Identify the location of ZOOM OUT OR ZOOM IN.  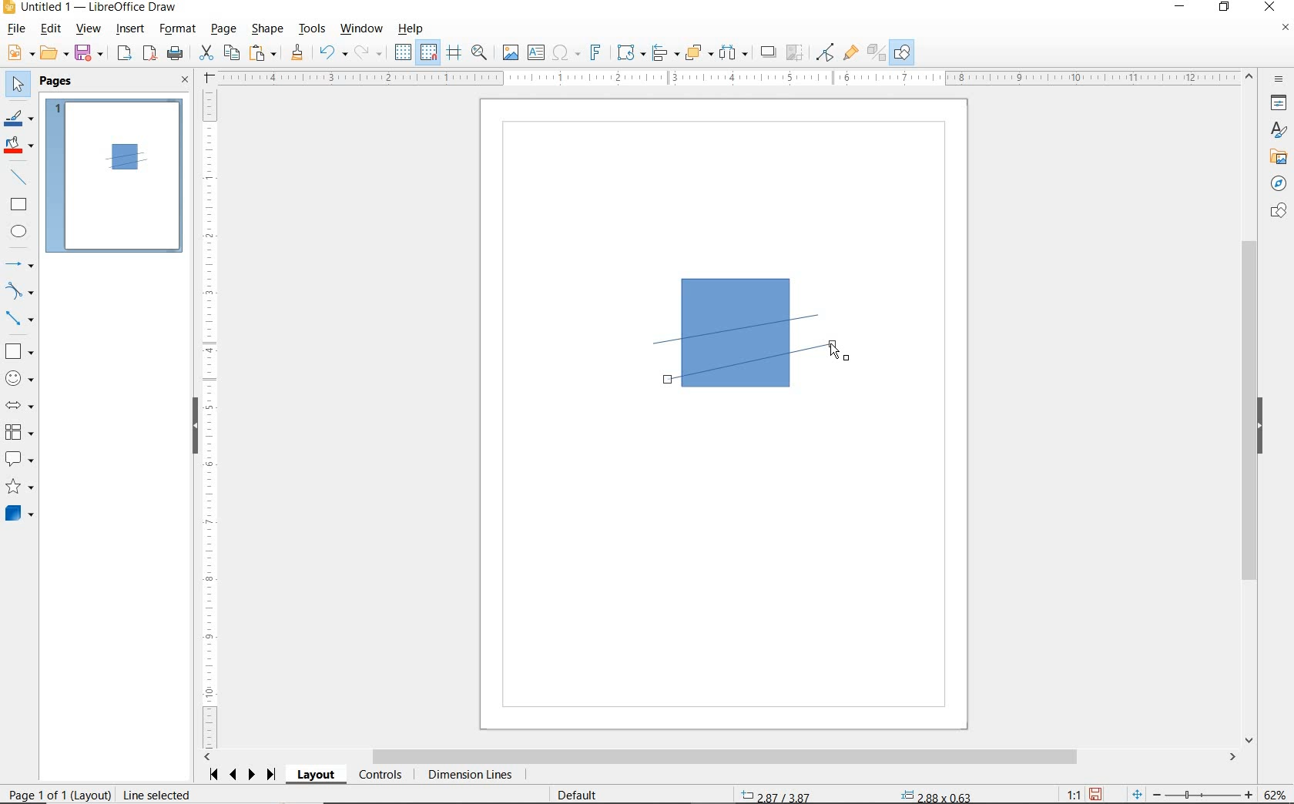
(1193, 792).